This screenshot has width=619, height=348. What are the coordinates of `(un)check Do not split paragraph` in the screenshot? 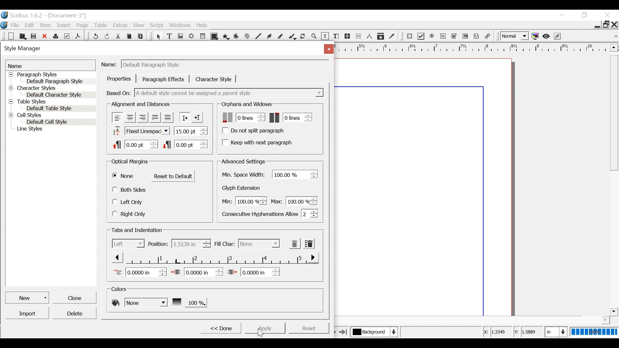 It's located at (254, 130).